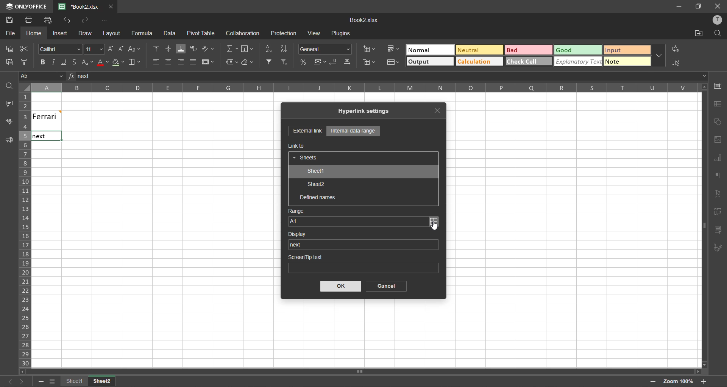 This screenshot has width=727, height=387. Describe the element at coordinates (41, 381) in the screenshot. I see `add sheet` at that location.